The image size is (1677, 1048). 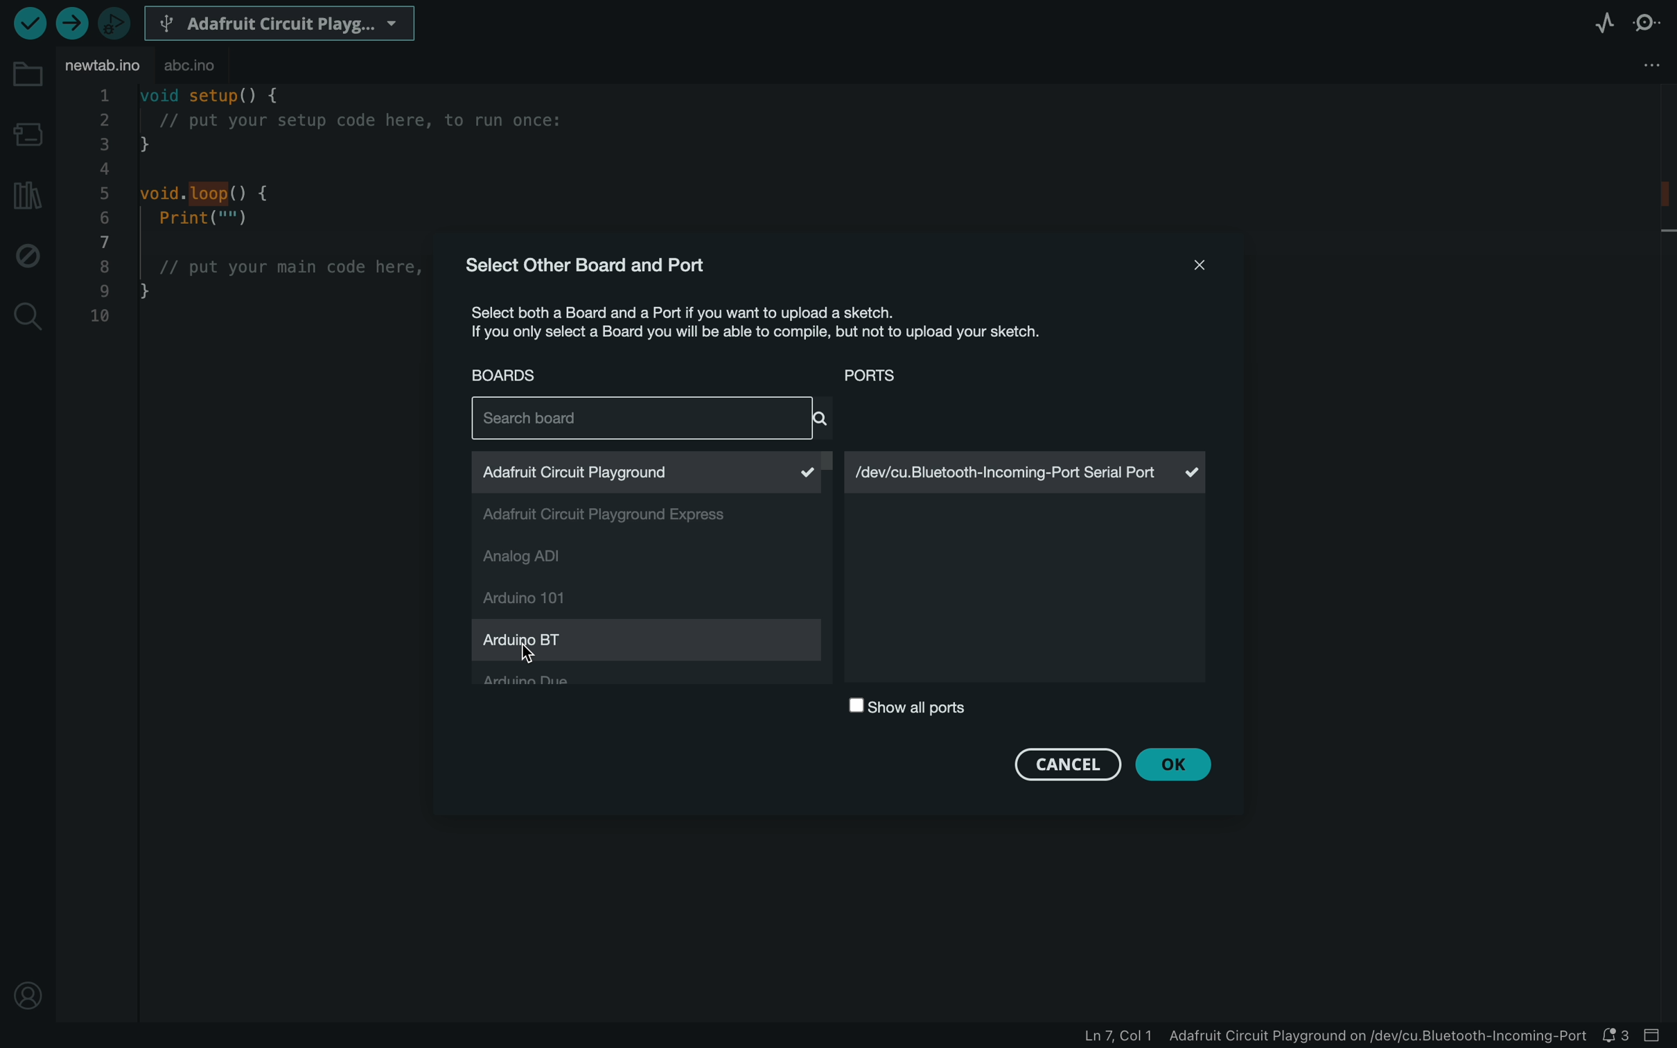 I want to click on cursor, so click(x=529, y=663).